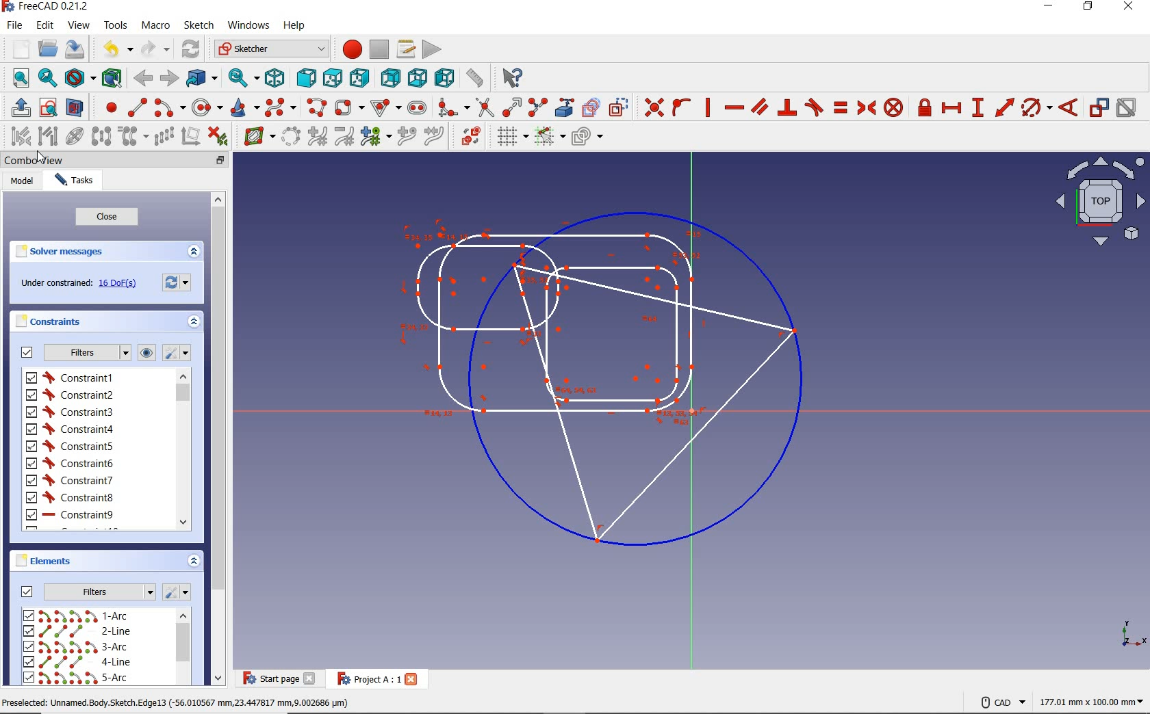  I want to click on forward, so click(168, 77).